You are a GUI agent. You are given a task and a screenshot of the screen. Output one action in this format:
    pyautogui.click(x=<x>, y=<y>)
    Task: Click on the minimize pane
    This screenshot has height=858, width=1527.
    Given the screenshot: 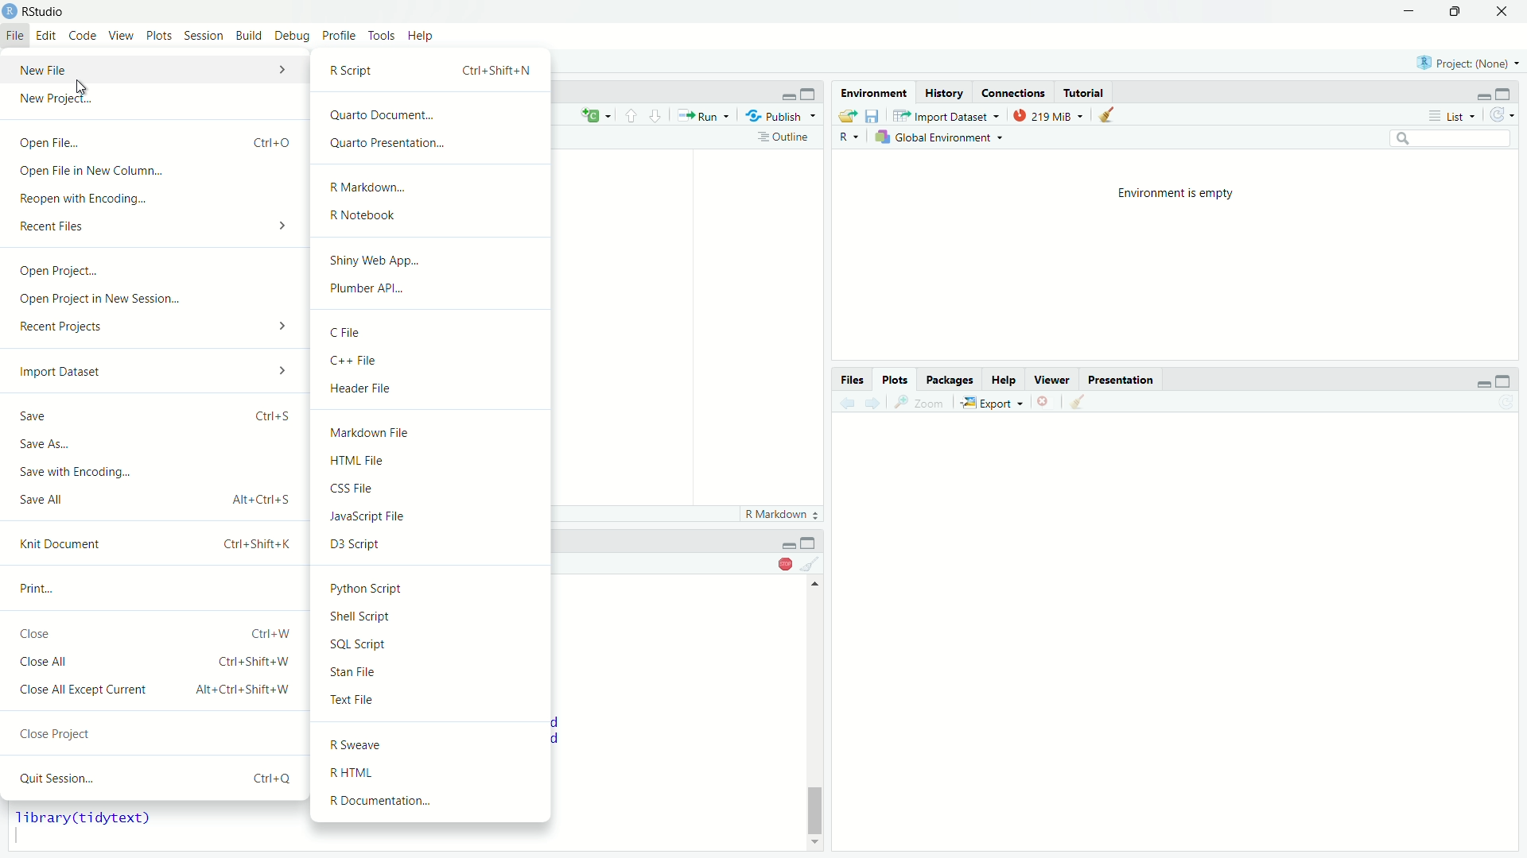 What is the action you would take?
    pyautogui.click(x=787, y=92)
    